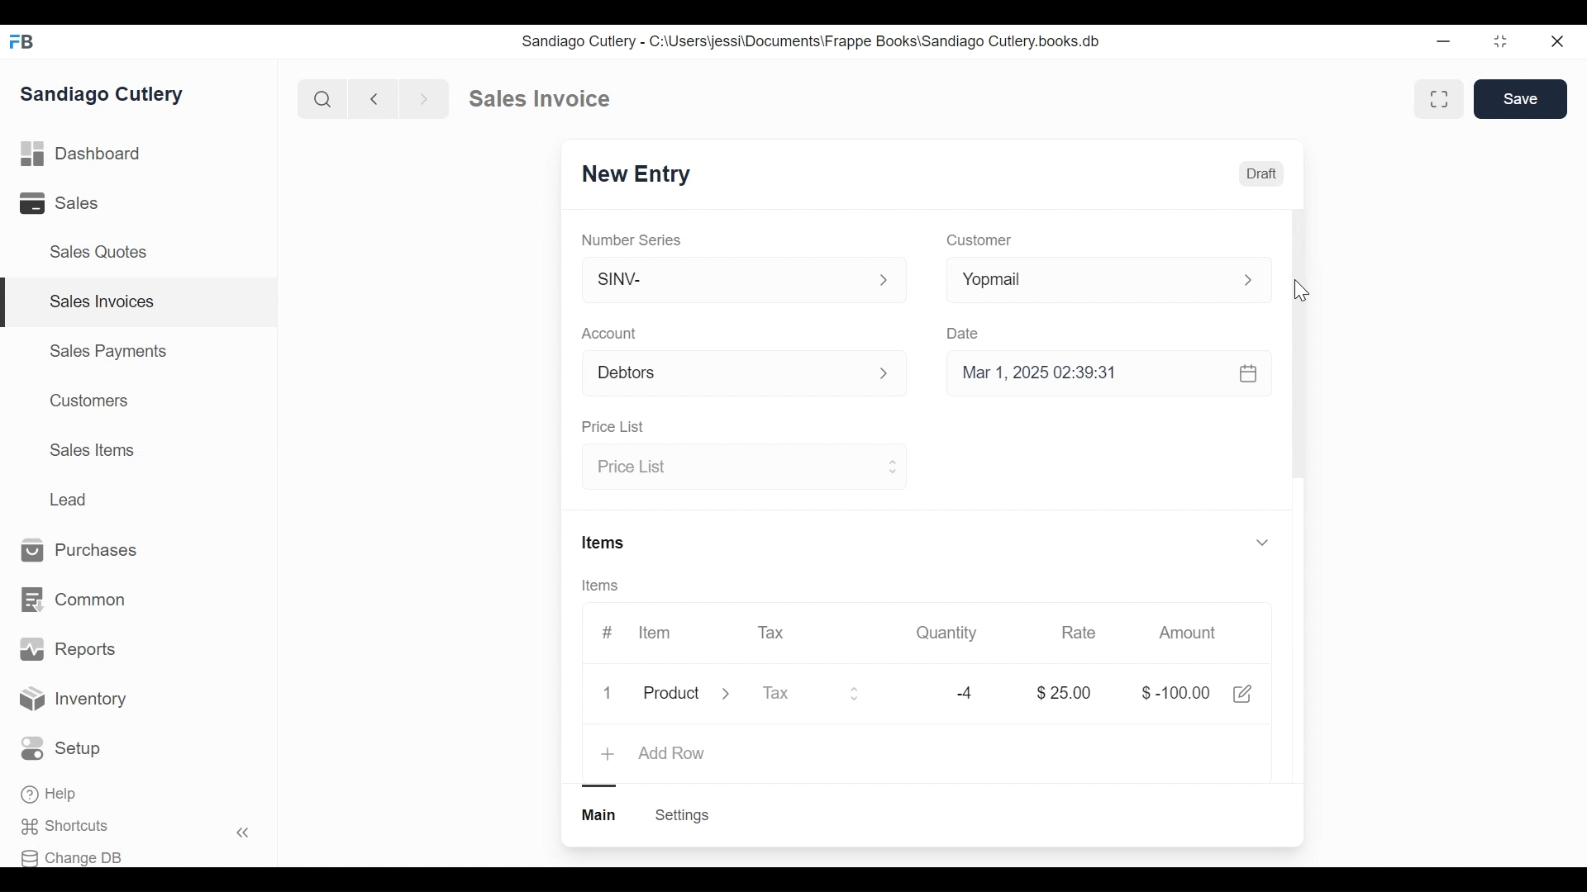 The width and height of the screenshot is (1587, 892). Describe the element at coordinates (61, 748) in the screenshot. I see `Setup` at that location.